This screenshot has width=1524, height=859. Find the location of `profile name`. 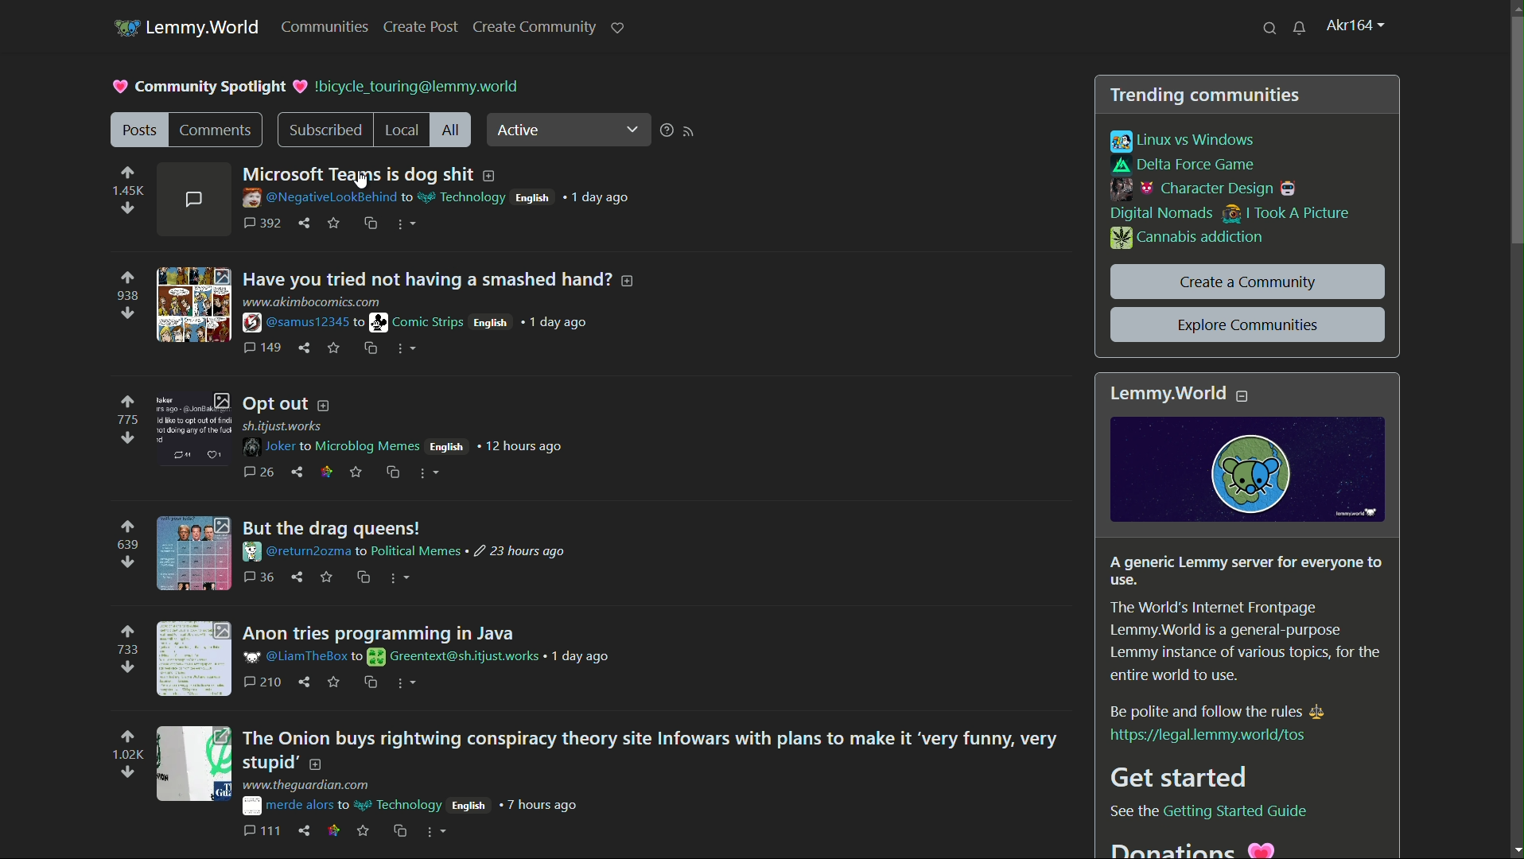

profile name is located at coordinates (1357, 26).